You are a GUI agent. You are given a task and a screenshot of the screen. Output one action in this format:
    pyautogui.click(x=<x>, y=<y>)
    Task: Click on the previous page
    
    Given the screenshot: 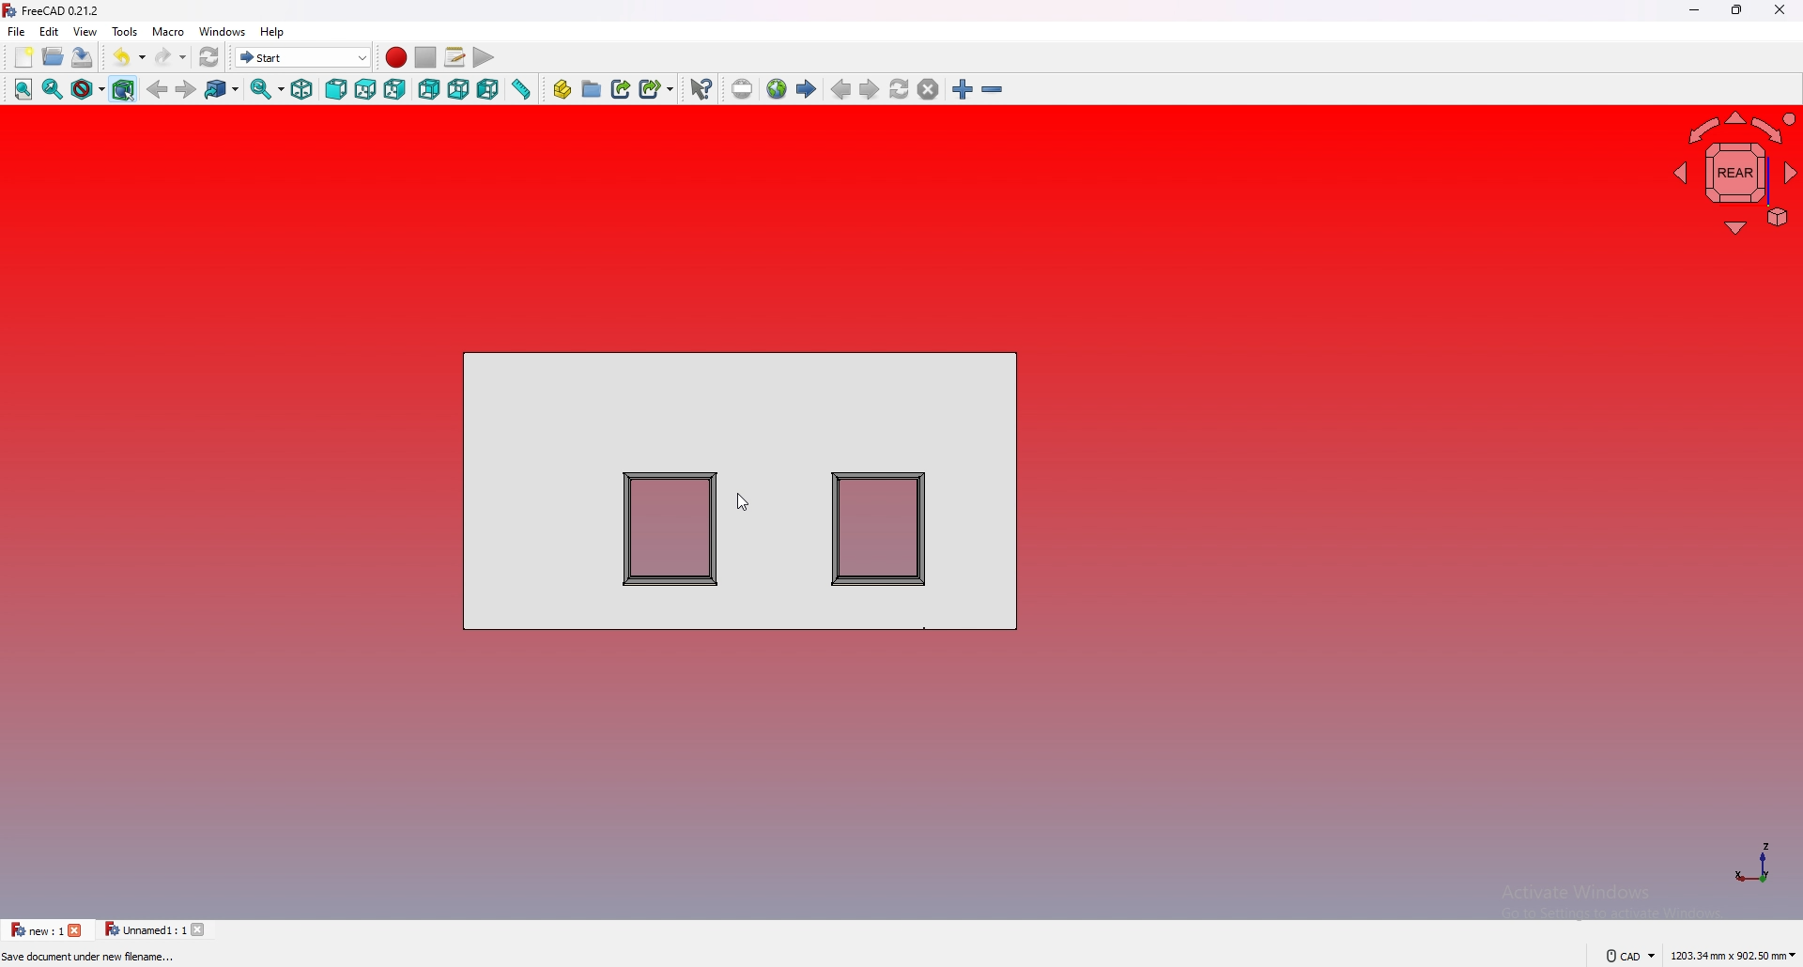 What is the action you would take?
    pyautogui.click(x=840, y=89)
    